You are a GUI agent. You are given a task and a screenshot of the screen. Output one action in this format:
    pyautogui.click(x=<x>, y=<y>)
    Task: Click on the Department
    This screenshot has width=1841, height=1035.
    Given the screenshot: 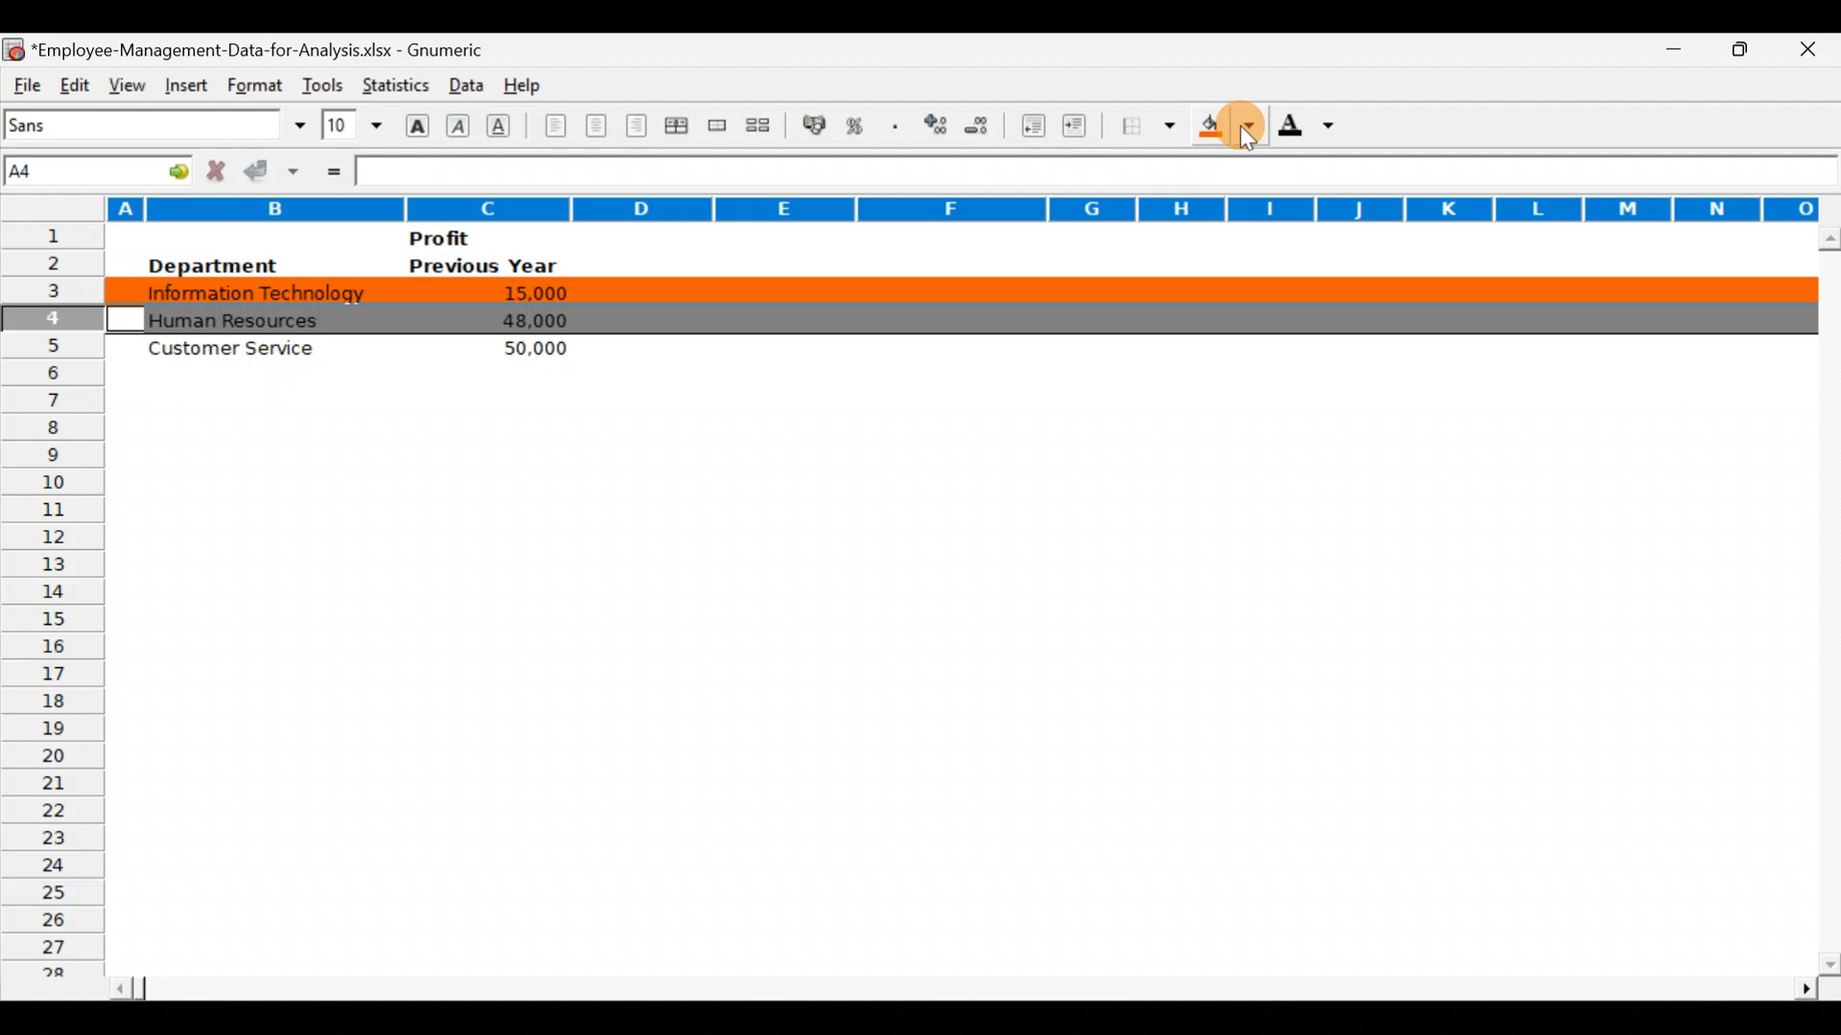 What is the action you would take?
    pyautogui.click(x=211, y=265)
    